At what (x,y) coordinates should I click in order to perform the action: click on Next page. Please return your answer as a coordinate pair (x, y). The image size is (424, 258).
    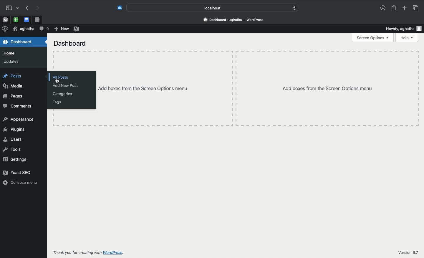
    Looking at the image, I should click on (38, 8).